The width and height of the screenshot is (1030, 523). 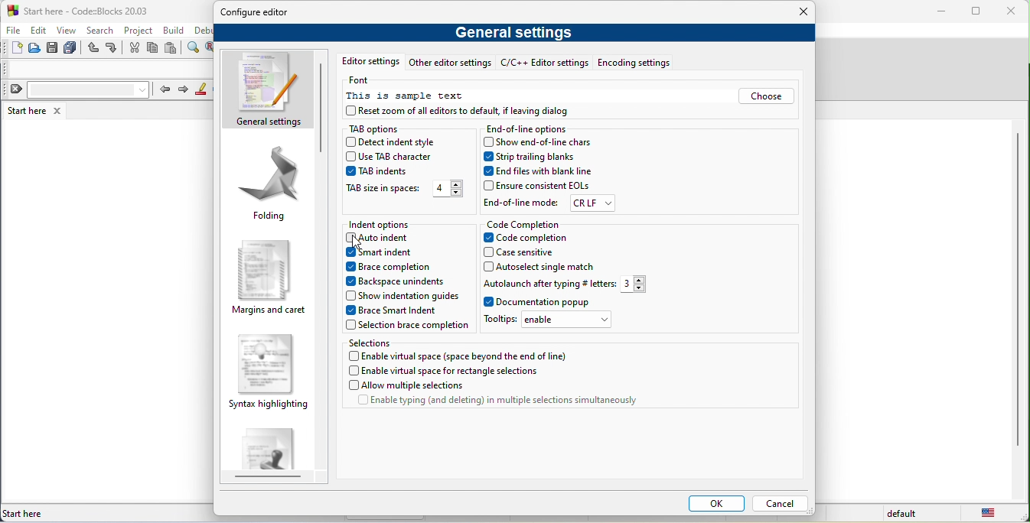 What do you see at coordinates (406, 190) in the screenshot?
I see `tab size in spaces 4` at bounding box center [406, 190].